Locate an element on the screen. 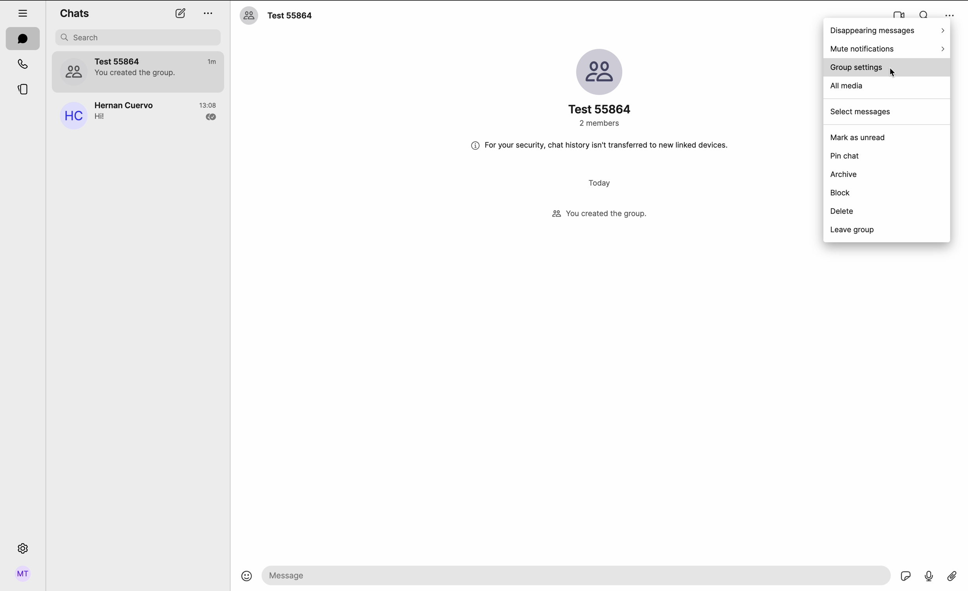 This screenshot has width=968, height=591. attach file is located at coordinates (951, 578).